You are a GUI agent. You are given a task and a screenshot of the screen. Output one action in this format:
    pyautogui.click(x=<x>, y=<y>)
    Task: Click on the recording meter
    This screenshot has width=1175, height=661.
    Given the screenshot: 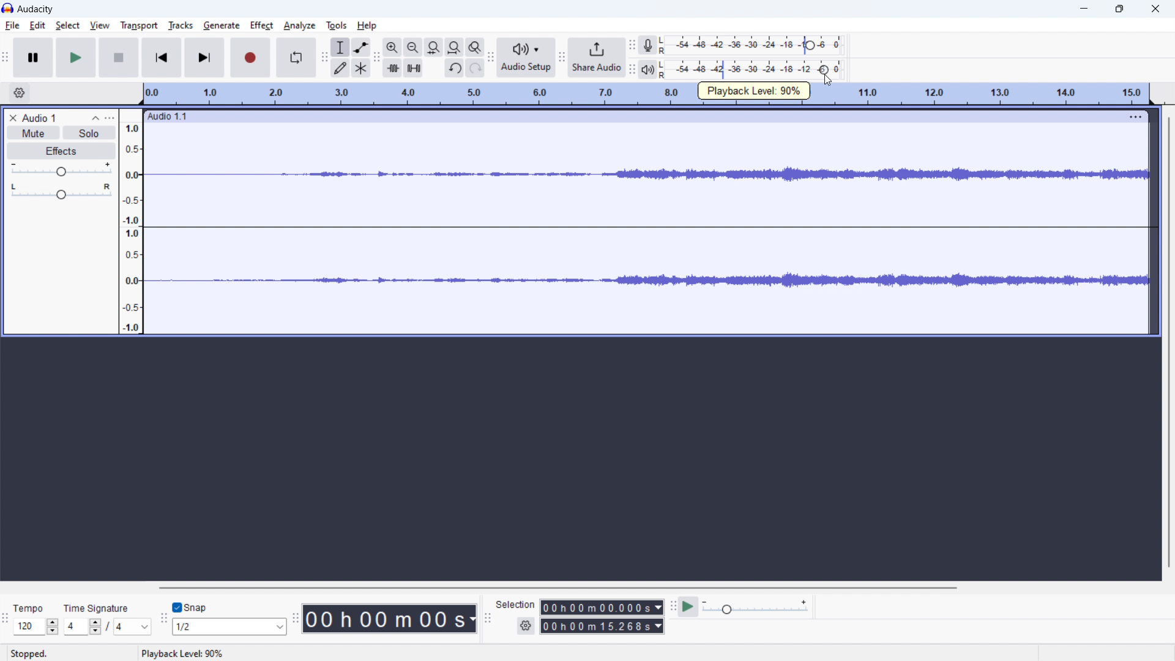 What is the action you would take?
    pyautogui.click(x=632, y=45)
    